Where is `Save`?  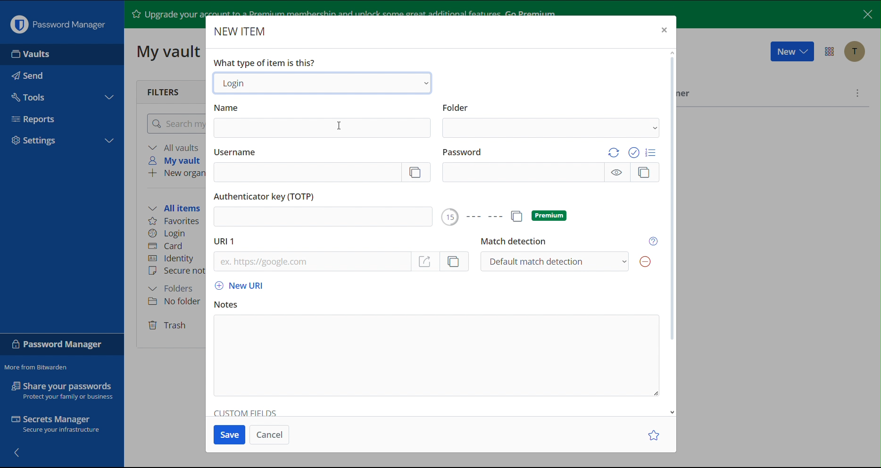 Save is located at coordinates (231, 434).